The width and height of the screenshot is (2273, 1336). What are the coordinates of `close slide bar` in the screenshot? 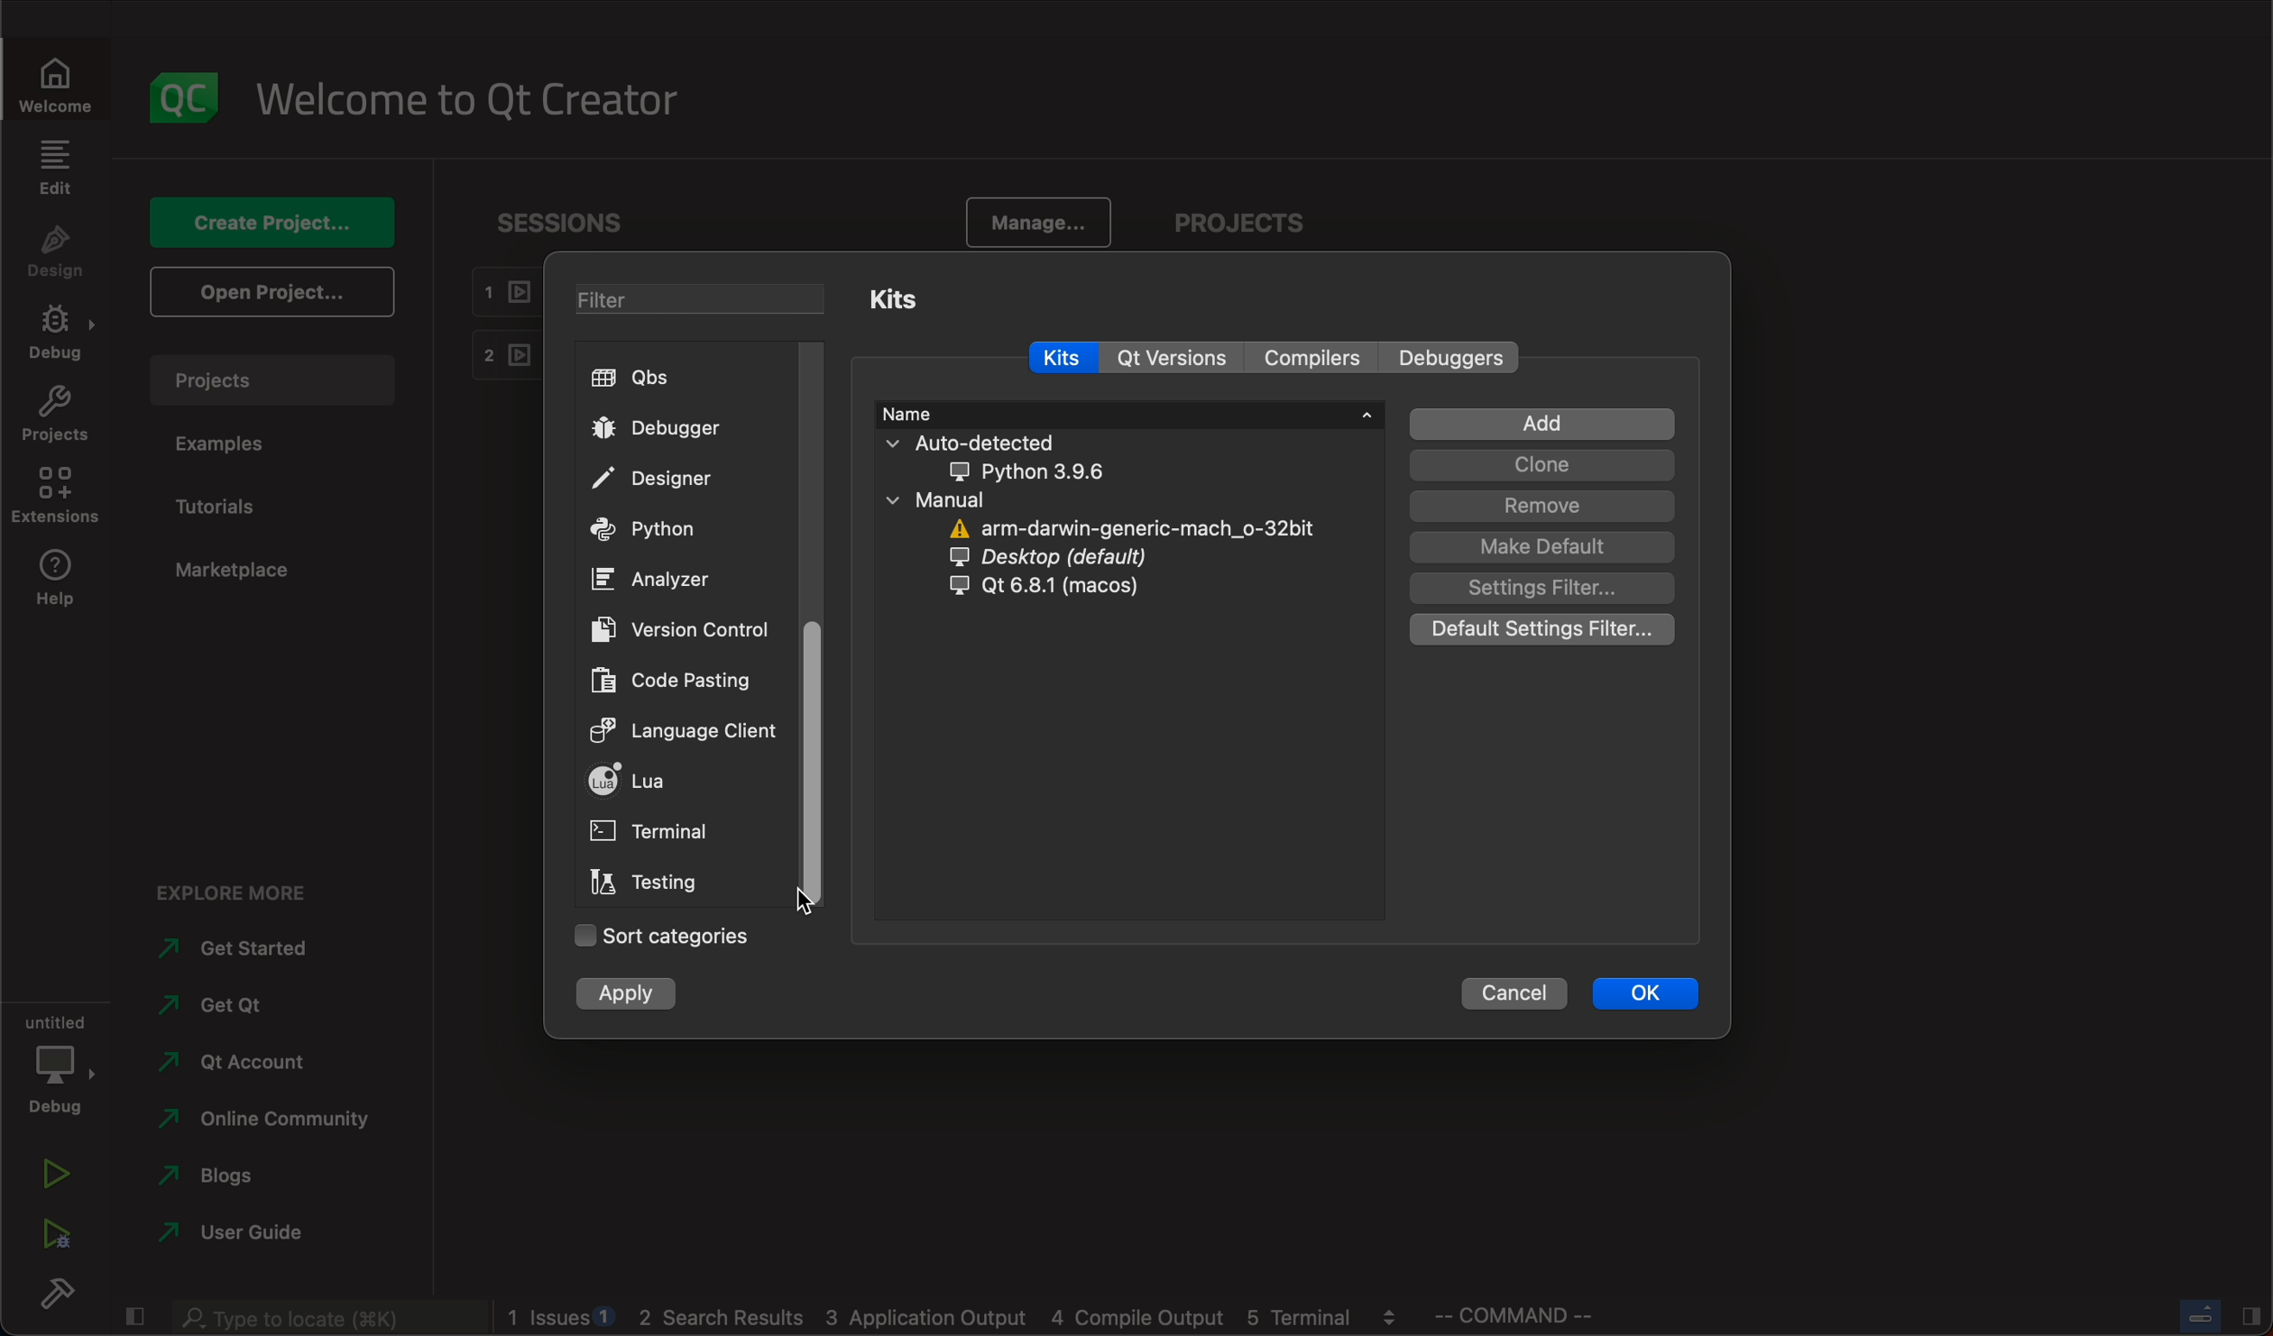 It's located at (2211, 1313).